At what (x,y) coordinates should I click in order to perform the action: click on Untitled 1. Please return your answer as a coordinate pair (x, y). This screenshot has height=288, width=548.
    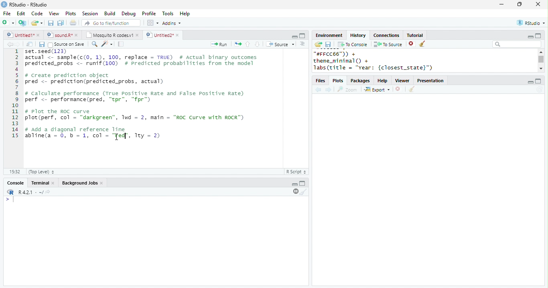
    Looking at the image, I should click on (19, 34).